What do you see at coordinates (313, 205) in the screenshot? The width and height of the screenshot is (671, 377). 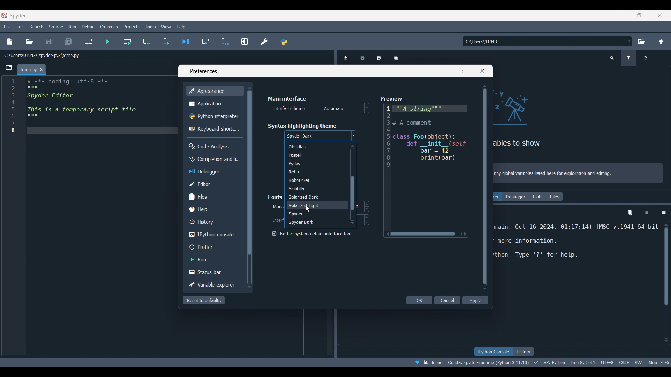 I see `solarized light` at bounding box center [313, 205].